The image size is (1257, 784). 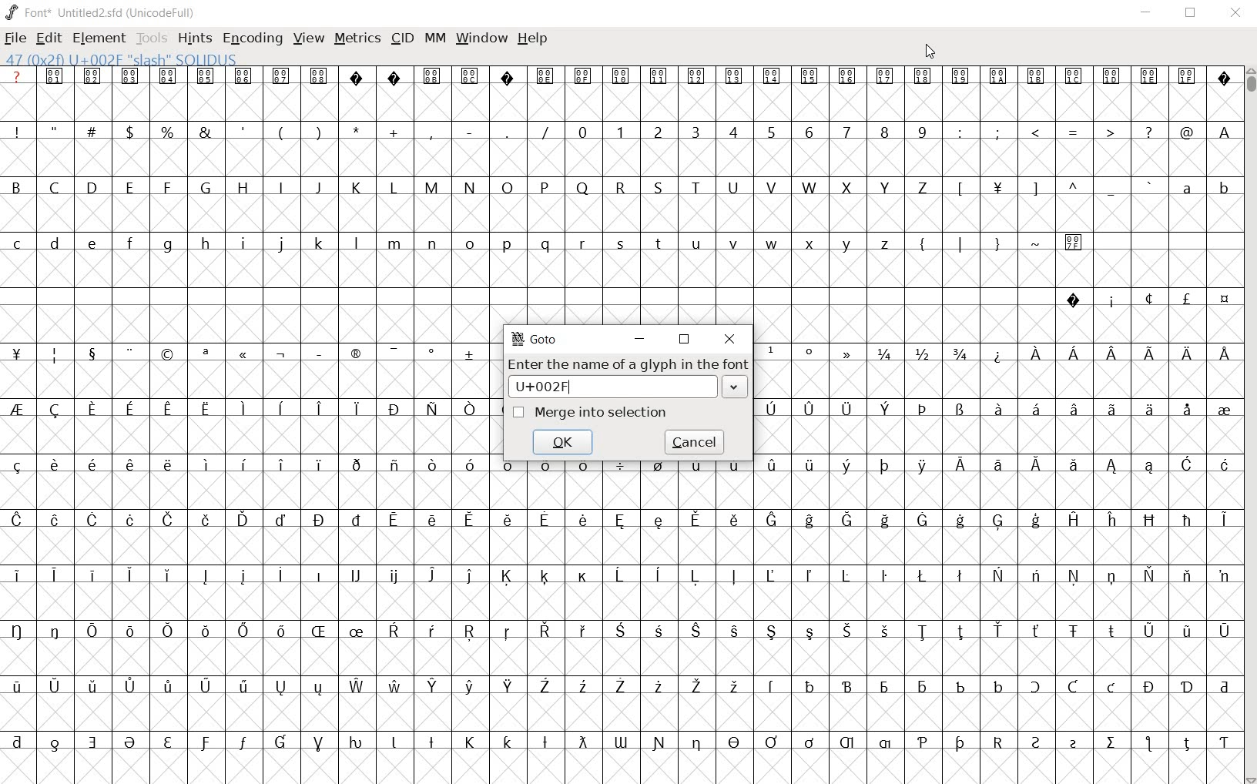 I want to click on VIEW, so click(x=309, y=39).